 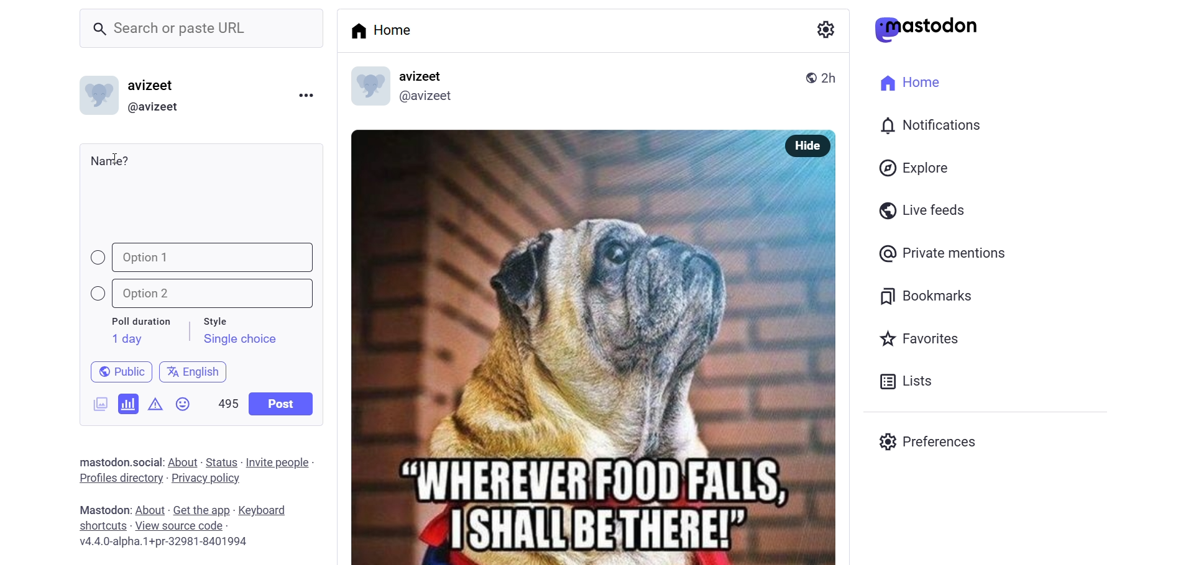 What do you see at coordinates (280, 462) in the screenshot?
I see `invite people` at bounding box center [280, 462].